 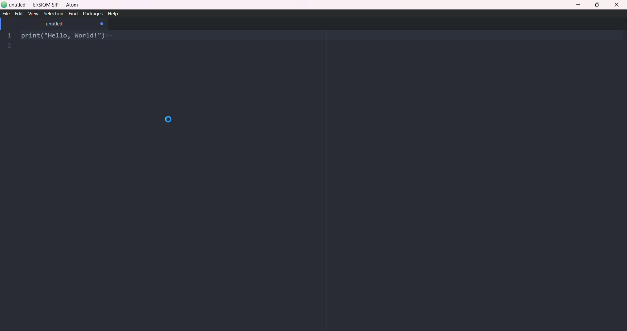 I want to click on line number, so click(x=9, y=40).